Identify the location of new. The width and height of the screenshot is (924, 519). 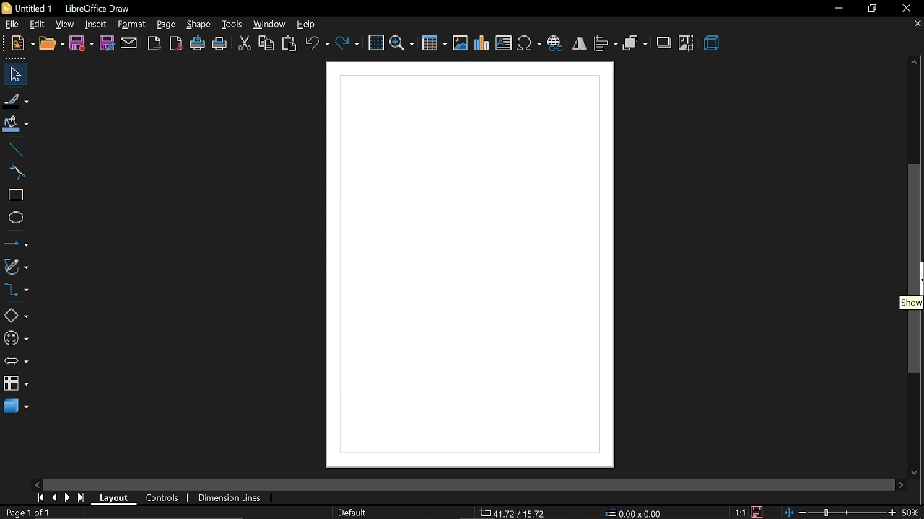
(21, 43).